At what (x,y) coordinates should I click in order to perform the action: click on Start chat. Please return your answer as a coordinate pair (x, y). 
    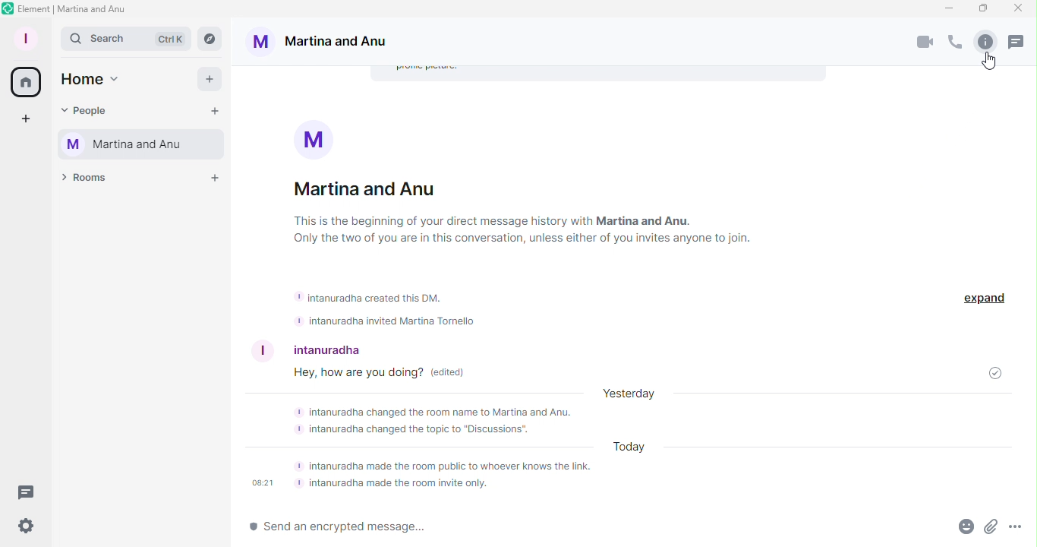
    Looking at the image, I should click on (217, 112).